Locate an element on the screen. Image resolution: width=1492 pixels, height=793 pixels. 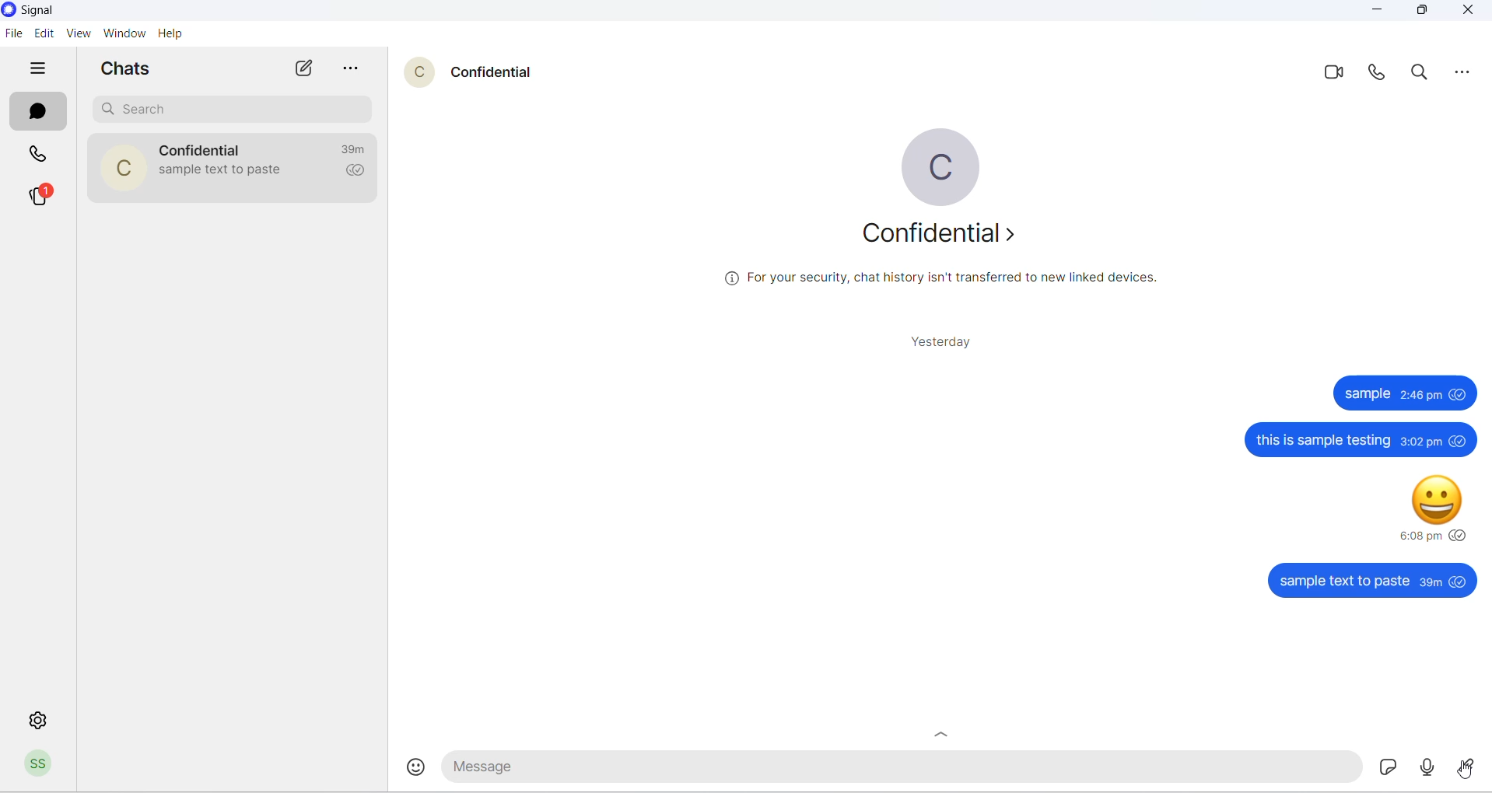
about contact is located at coordinates (937, 233).